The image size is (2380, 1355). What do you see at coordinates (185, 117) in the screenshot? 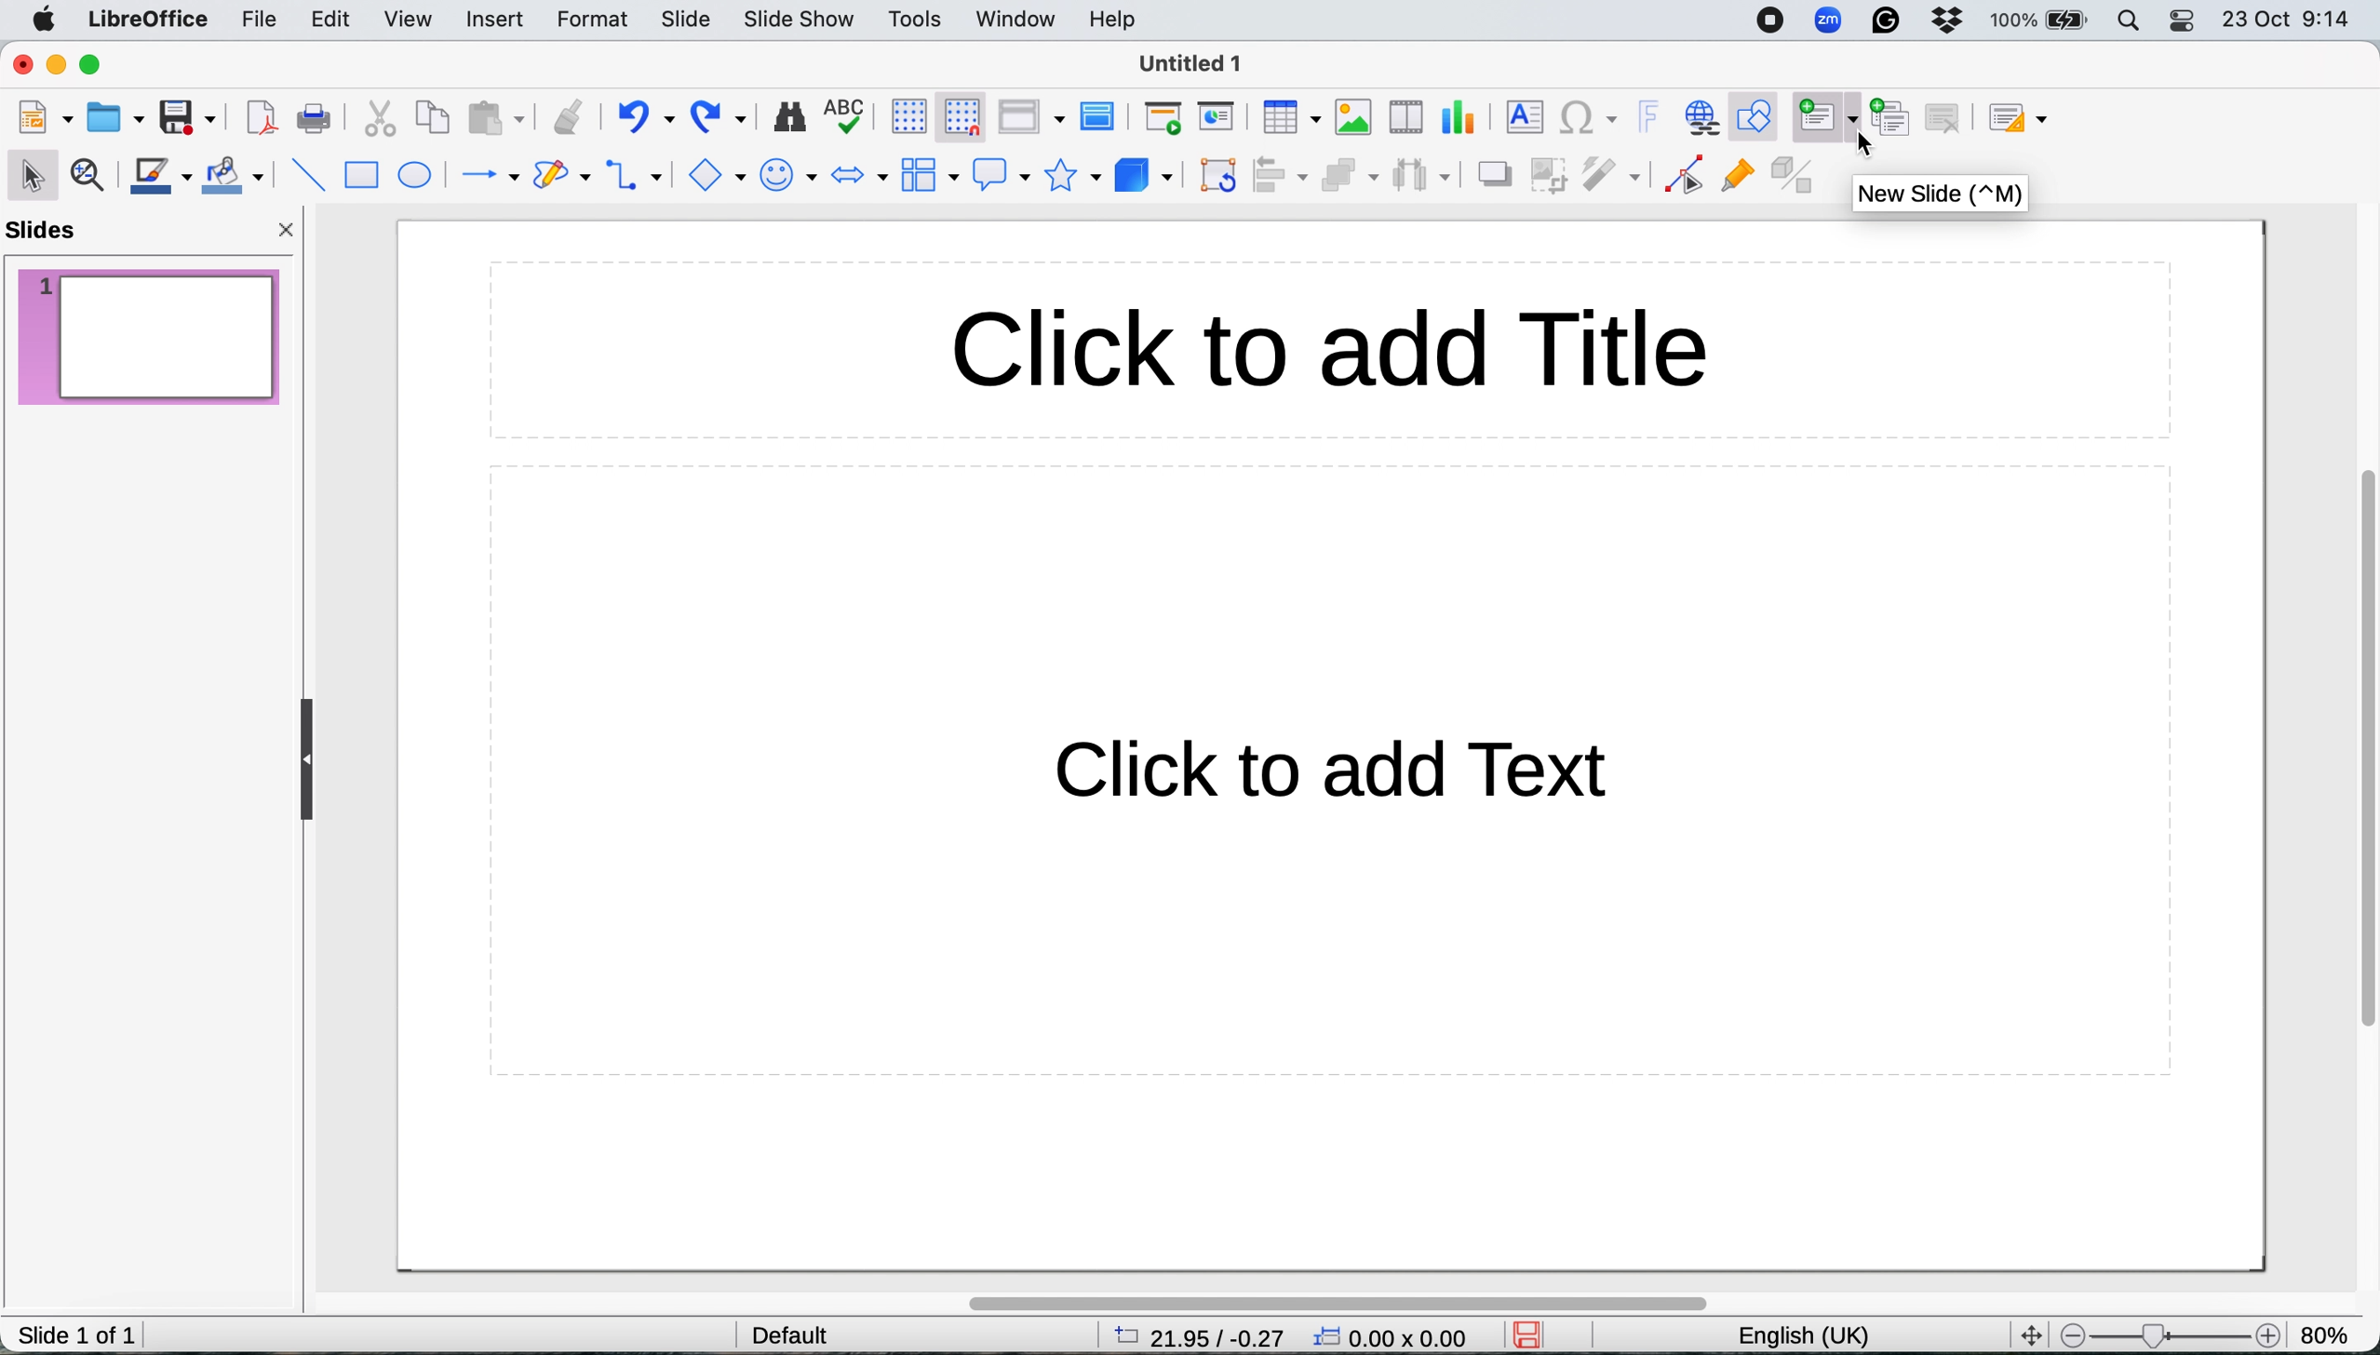
I see `save` at bounding box center [185, 117].